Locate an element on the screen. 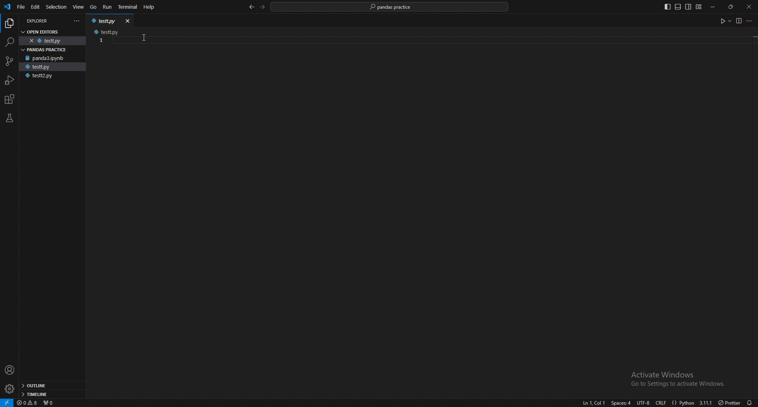  {} Python 3.11.1 is located at coordinates (692, 401).